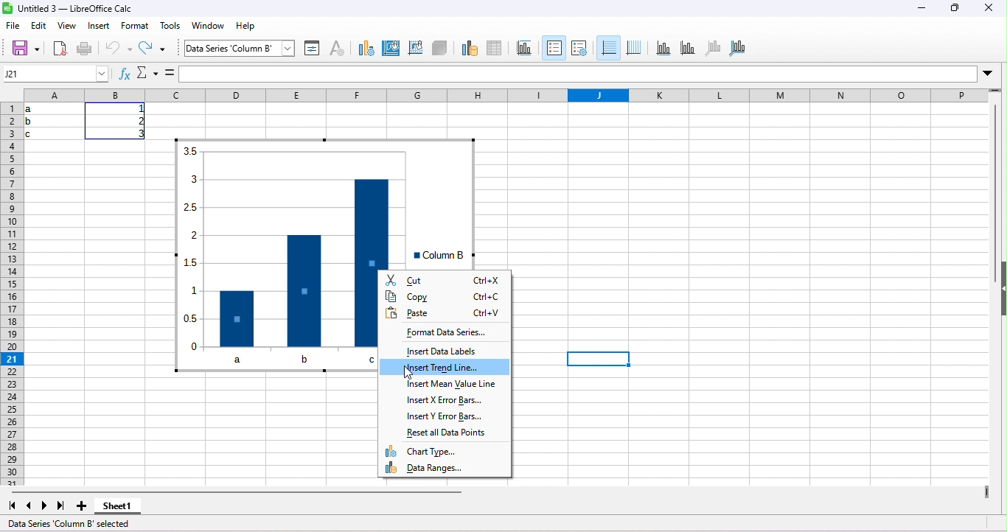 The width and height of the screenshot is (1007, 532). What do you see at coordinates (89, 123) in the screenshot?
I see `range of cells` at bounding box center [89, 123].